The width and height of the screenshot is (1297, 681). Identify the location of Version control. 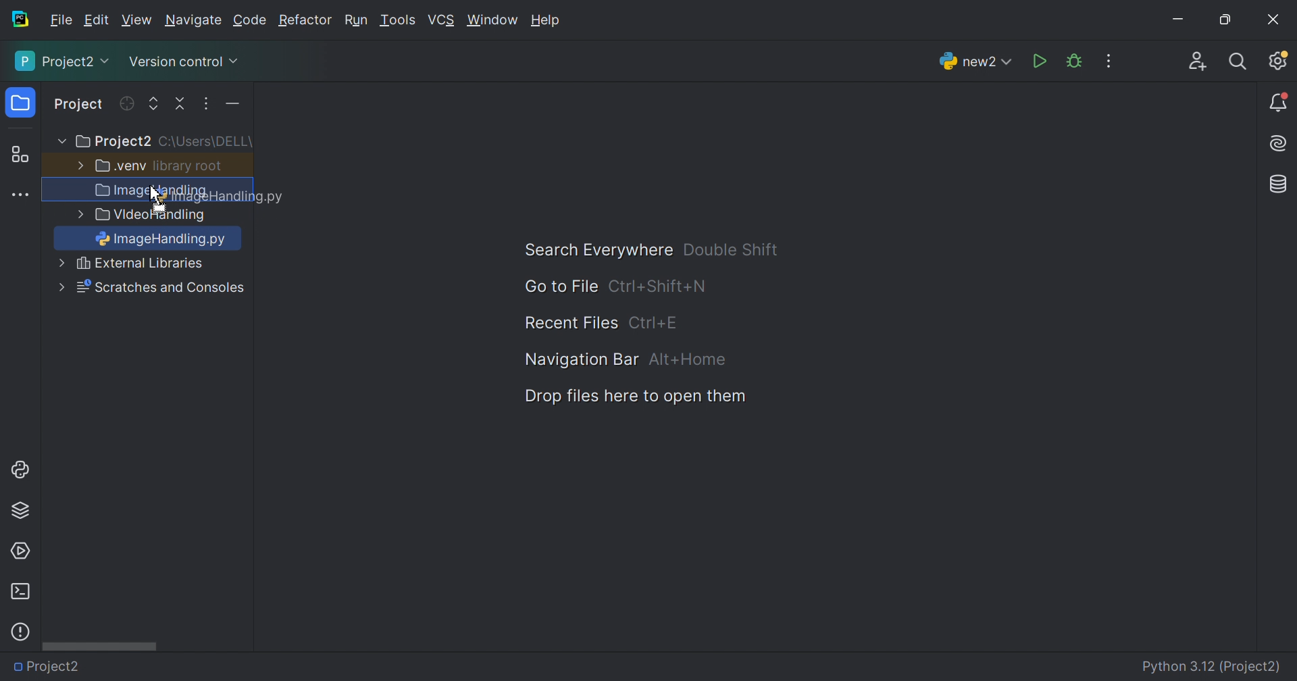
(182, 64).